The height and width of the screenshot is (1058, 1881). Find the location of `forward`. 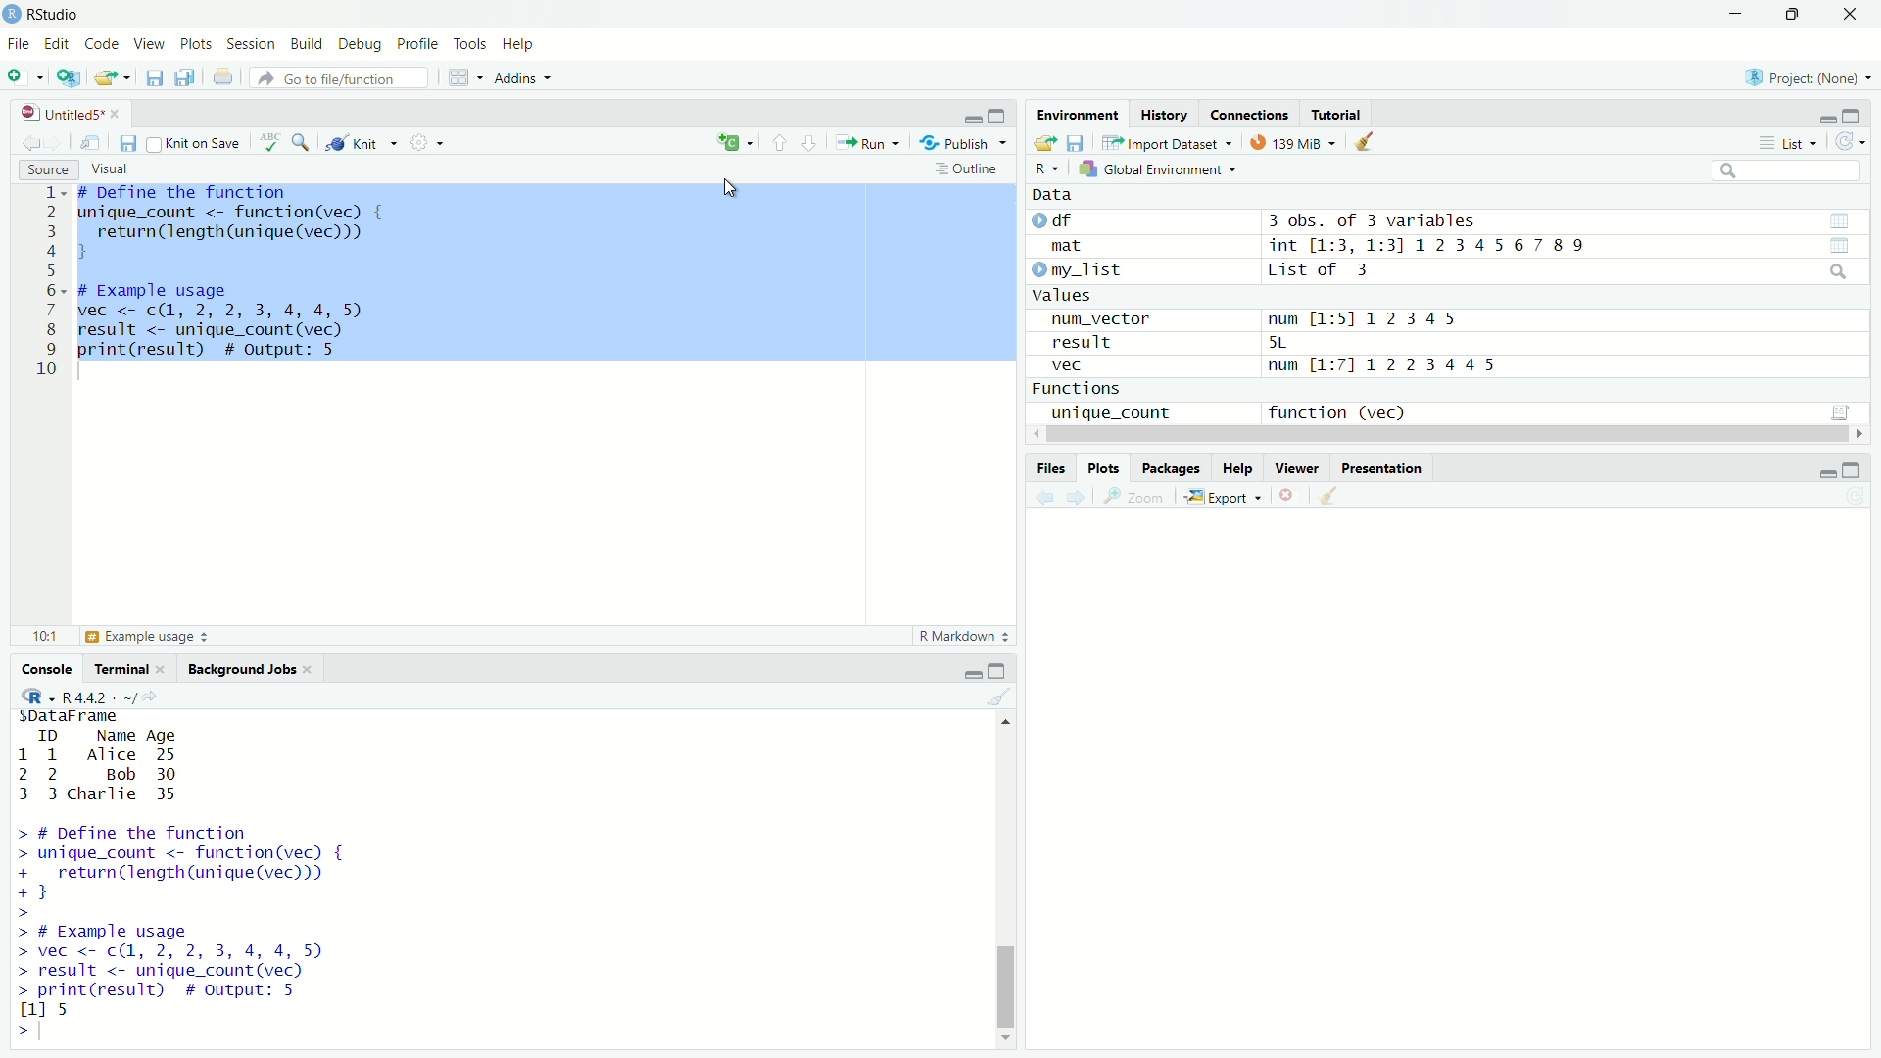

forward is located at coordinates (1083, 498).